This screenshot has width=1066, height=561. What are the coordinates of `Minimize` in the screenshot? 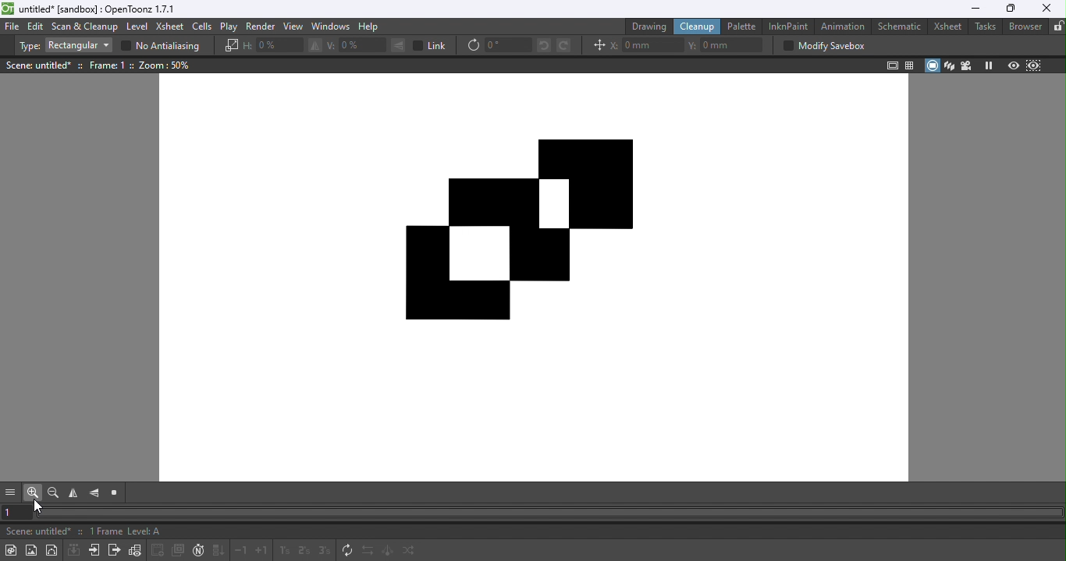 It's located at (976, 9).